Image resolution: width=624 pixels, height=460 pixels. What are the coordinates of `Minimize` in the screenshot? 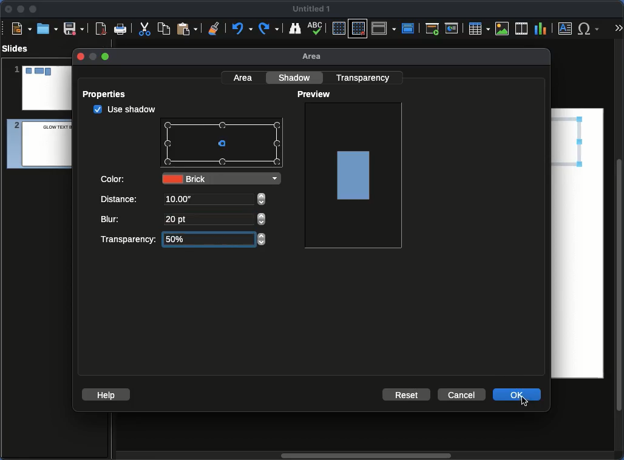 It's located at (20, 8).